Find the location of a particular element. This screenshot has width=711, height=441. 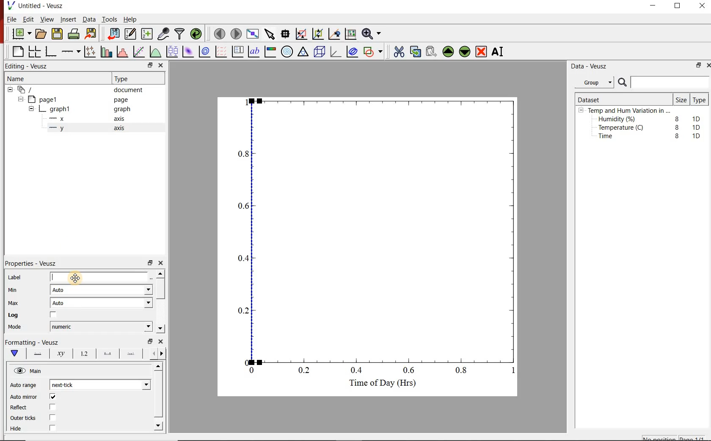

Mode is located at coordinates (21, 328).